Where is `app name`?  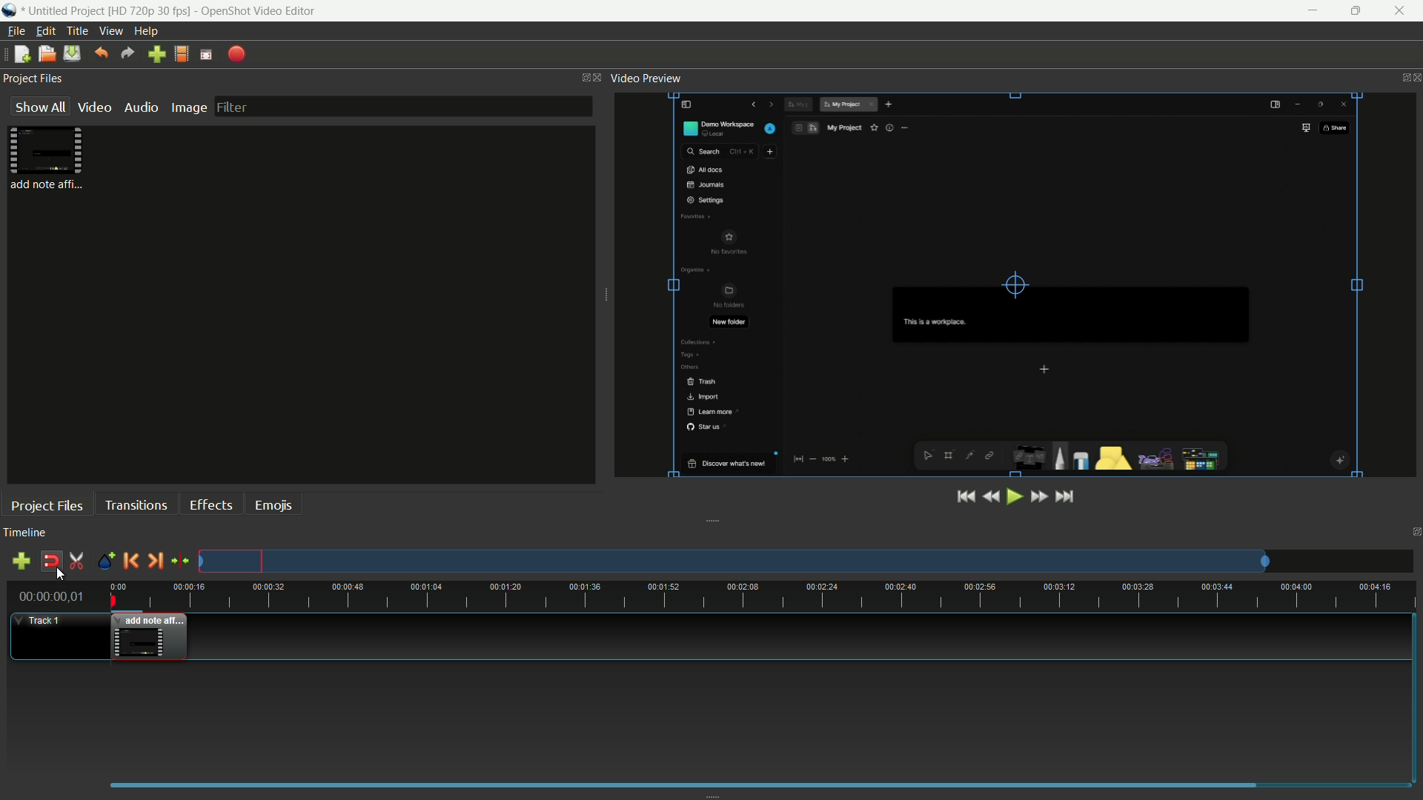
app name is located at coordinates (260, 11).